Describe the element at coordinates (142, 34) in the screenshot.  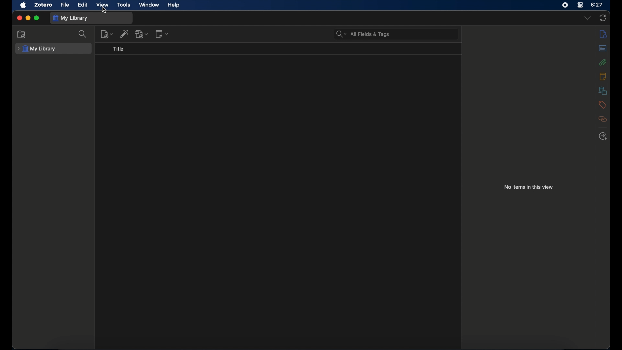
I see `add attachments` at that location.